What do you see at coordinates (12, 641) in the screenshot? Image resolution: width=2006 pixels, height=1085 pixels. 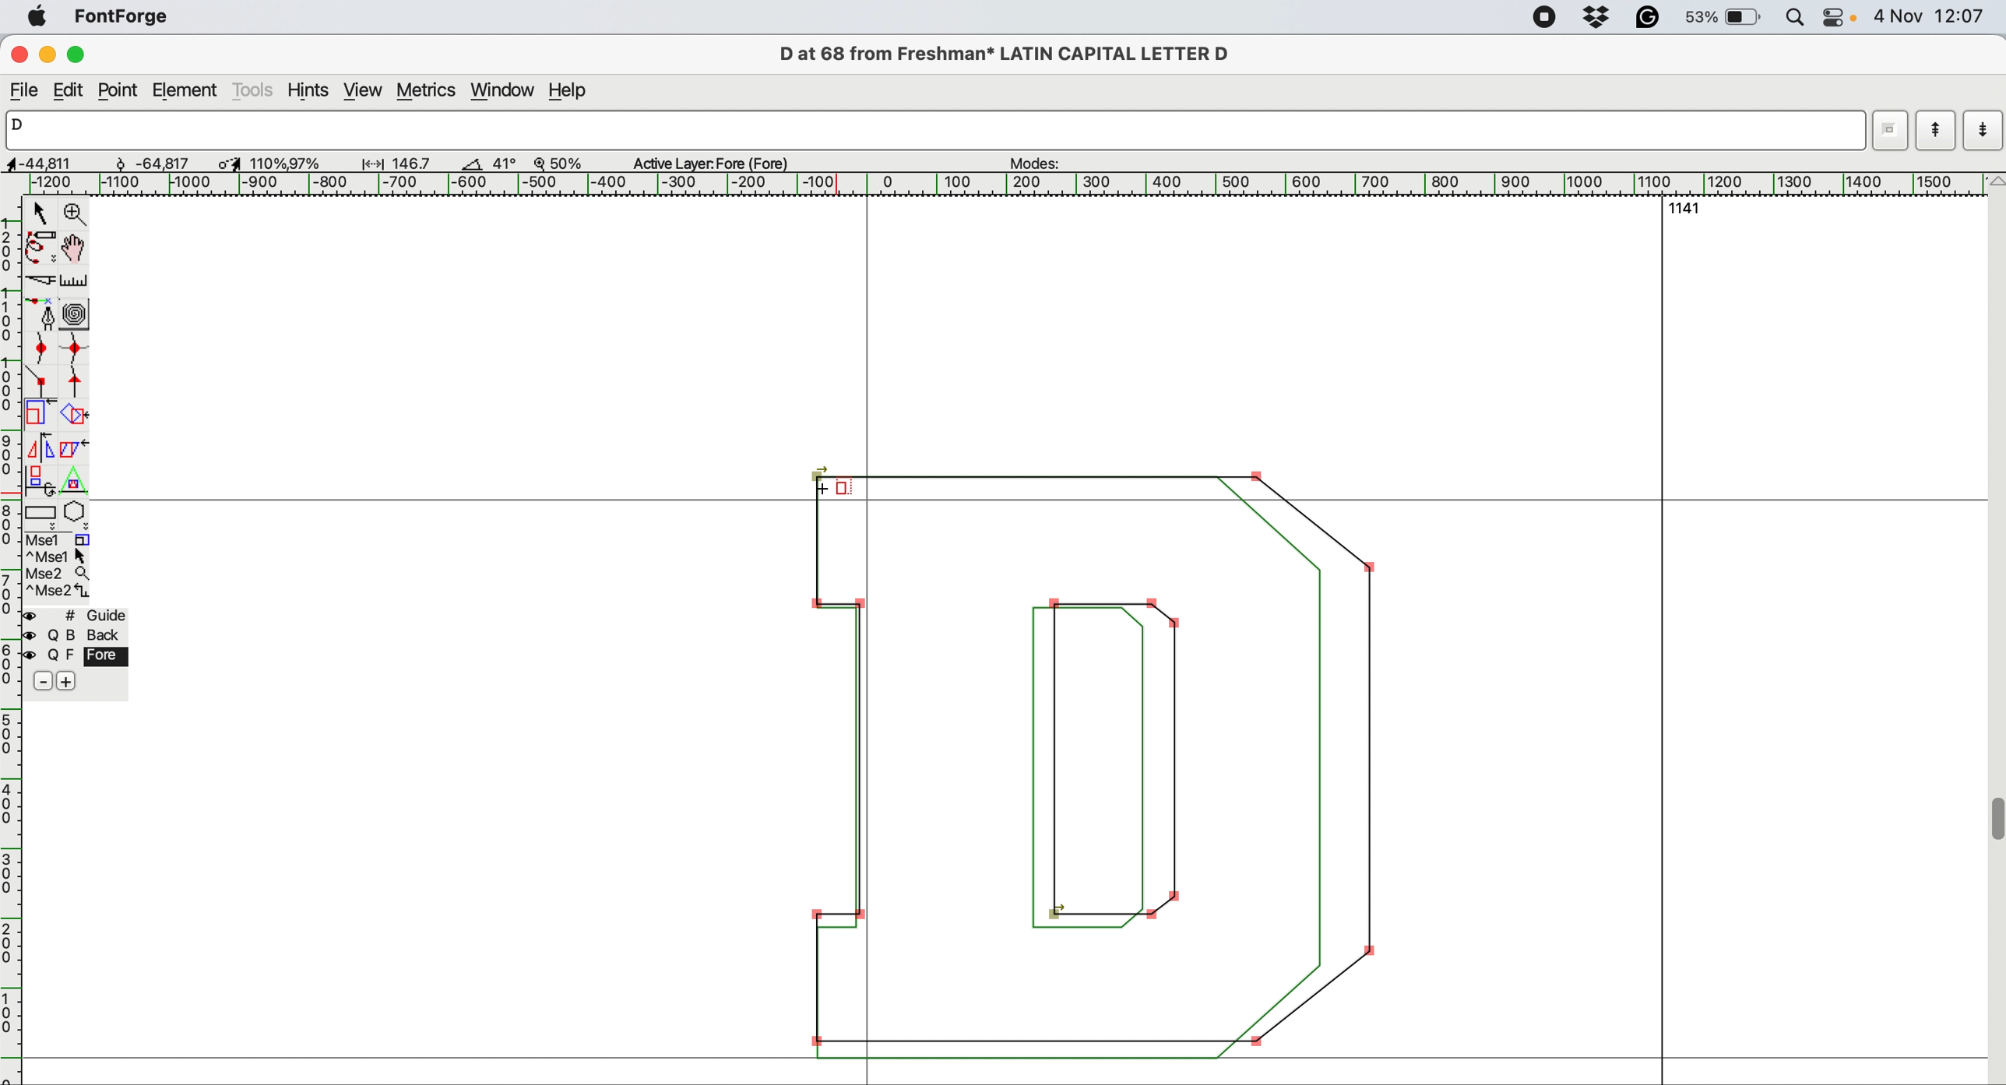 I see `horizontal scale` at bounding box center [12, 641].